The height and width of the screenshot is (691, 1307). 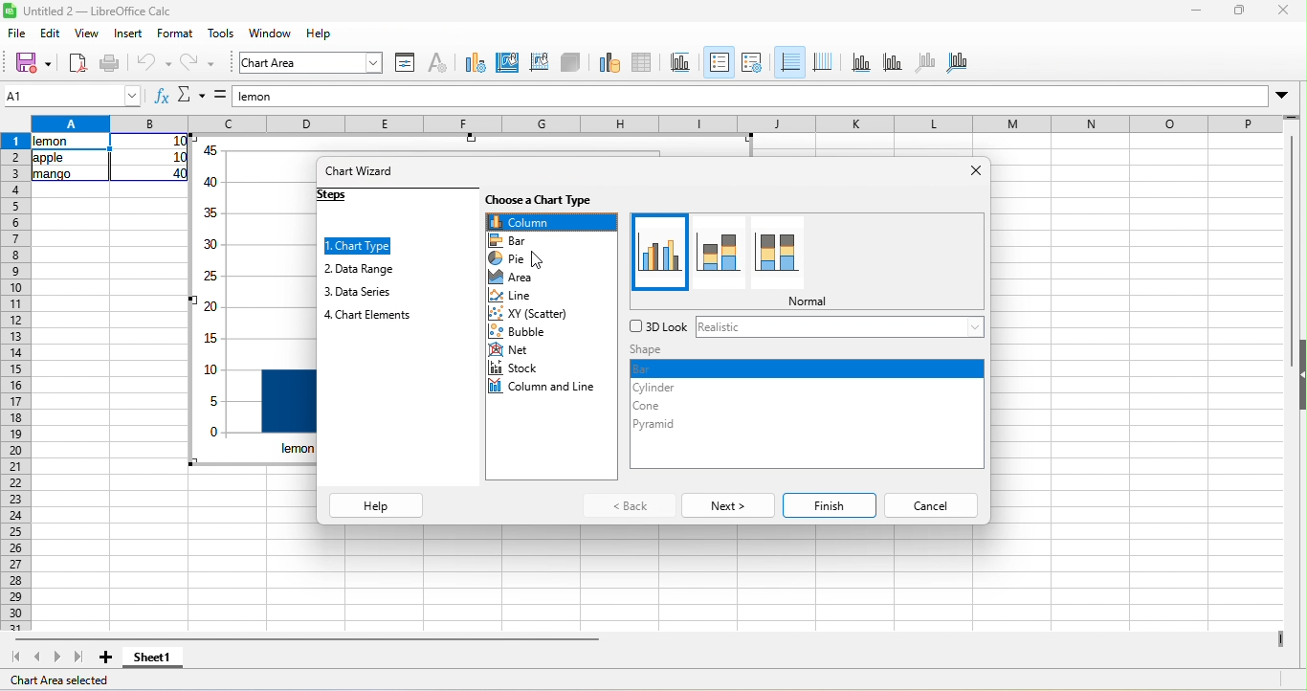 What do you see at coordinates (11, 11) in the screenshot?
I see `logo` at bounding box center [11, 11].